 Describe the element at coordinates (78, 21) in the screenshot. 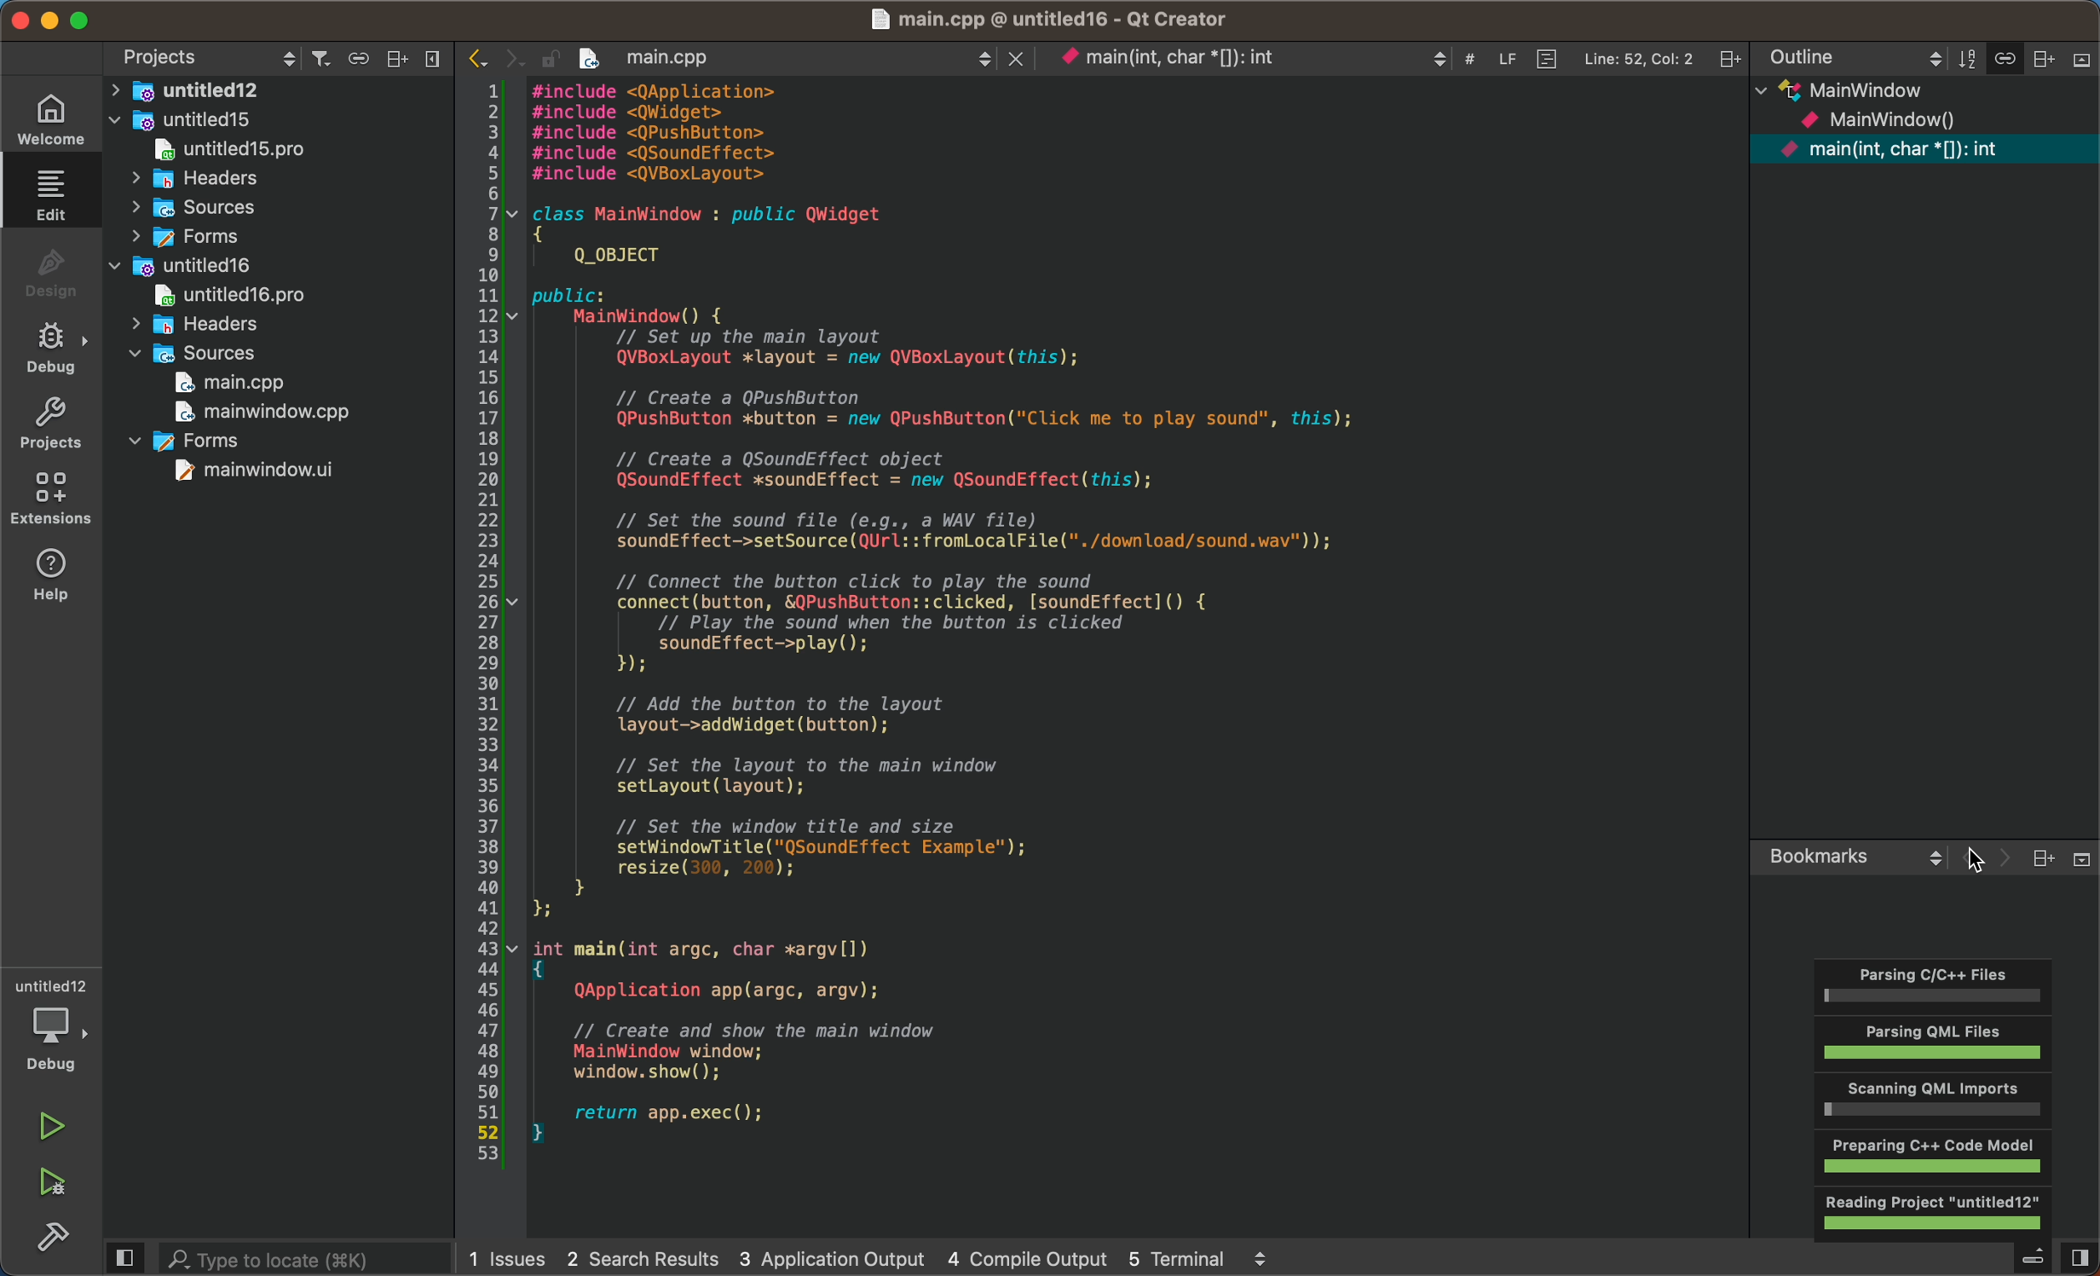

I see `window control` at that location.